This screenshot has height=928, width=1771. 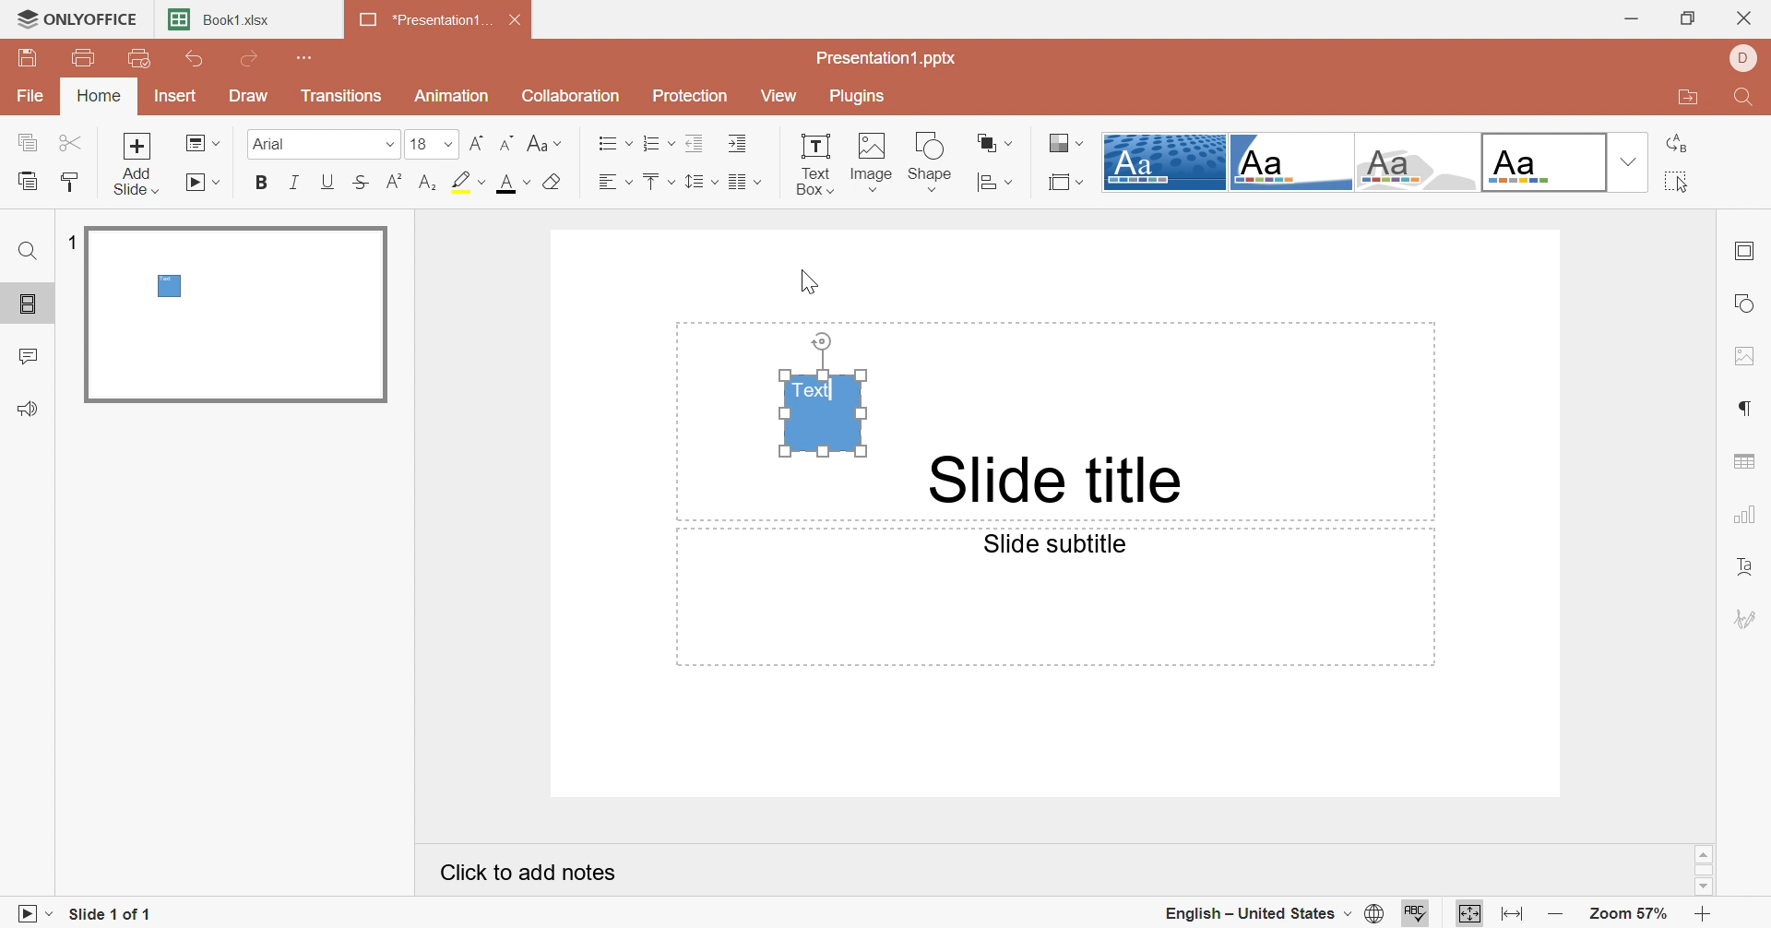 I want to click on Open file location, so click(x=1682, y=100).